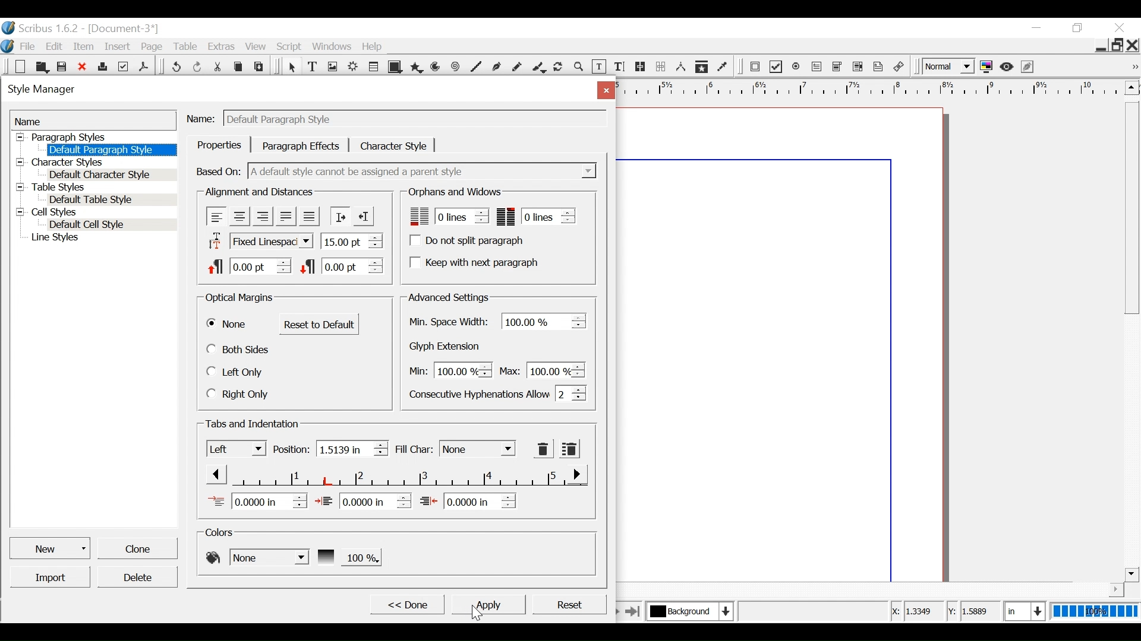 Image resolution: width=1141 pixels, height=641 pixels. I want to click on Delete all tabular, so click(569, 448).